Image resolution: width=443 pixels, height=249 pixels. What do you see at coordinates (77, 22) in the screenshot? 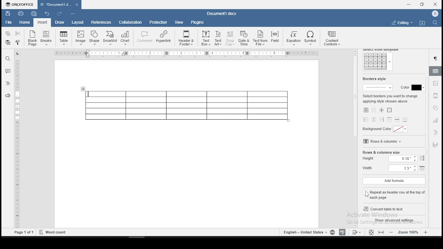
I see `layout` at bounding box center [77, 22].